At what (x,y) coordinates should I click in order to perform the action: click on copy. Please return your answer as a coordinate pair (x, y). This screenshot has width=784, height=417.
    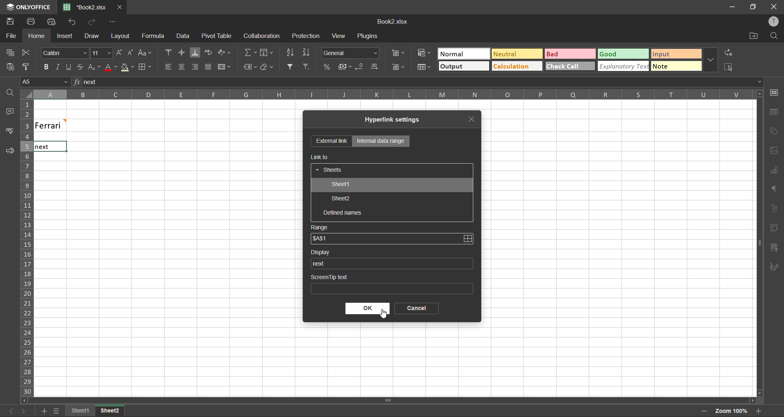
    Looking at the image, I should click on (8, 53).